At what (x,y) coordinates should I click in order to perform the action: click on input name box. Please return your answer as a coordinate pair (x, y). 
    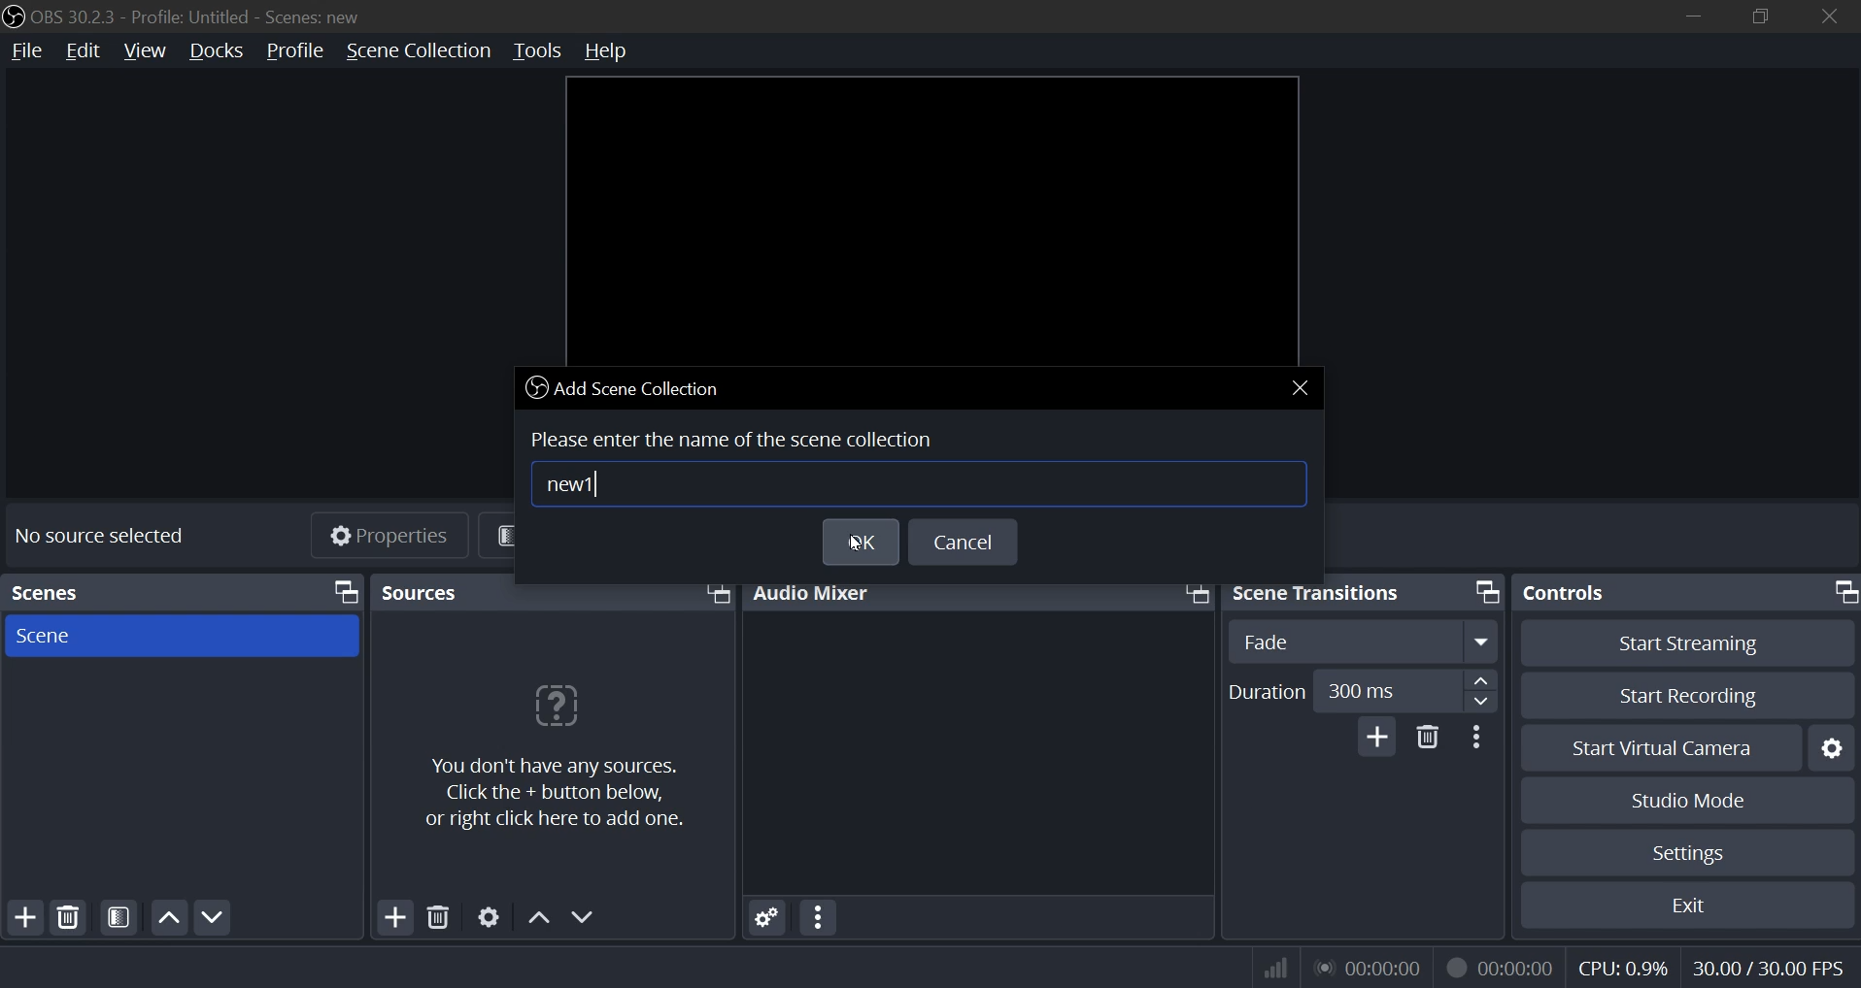
    Looking at the image, I should click on (977, 485).